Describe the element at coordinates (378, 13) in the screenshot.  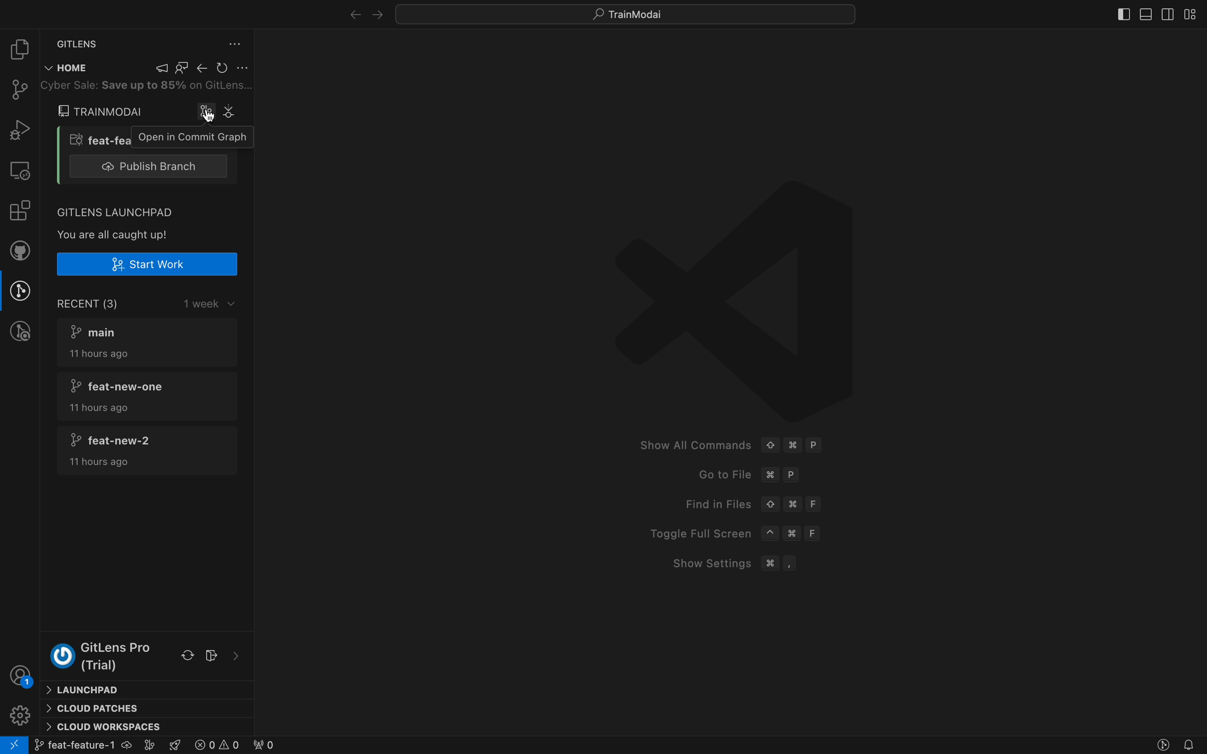
I see `leftarrow` at that location.